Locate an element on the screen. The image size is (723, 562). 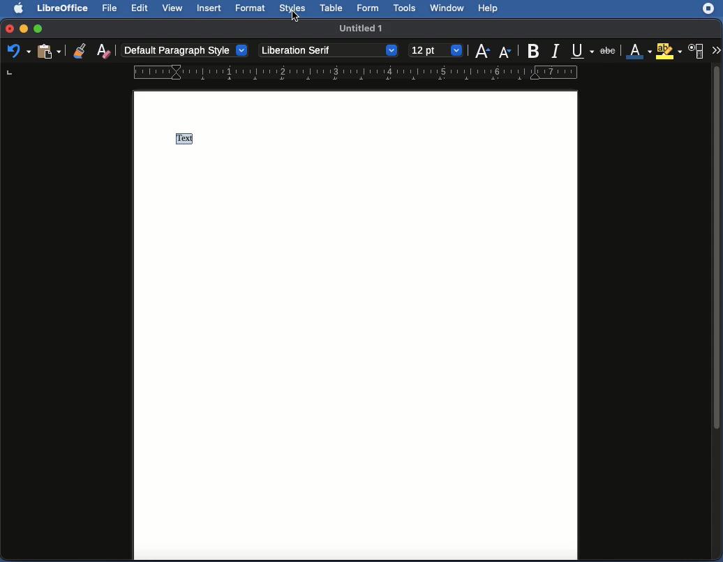
Extension is located at coordinates (708, 9).